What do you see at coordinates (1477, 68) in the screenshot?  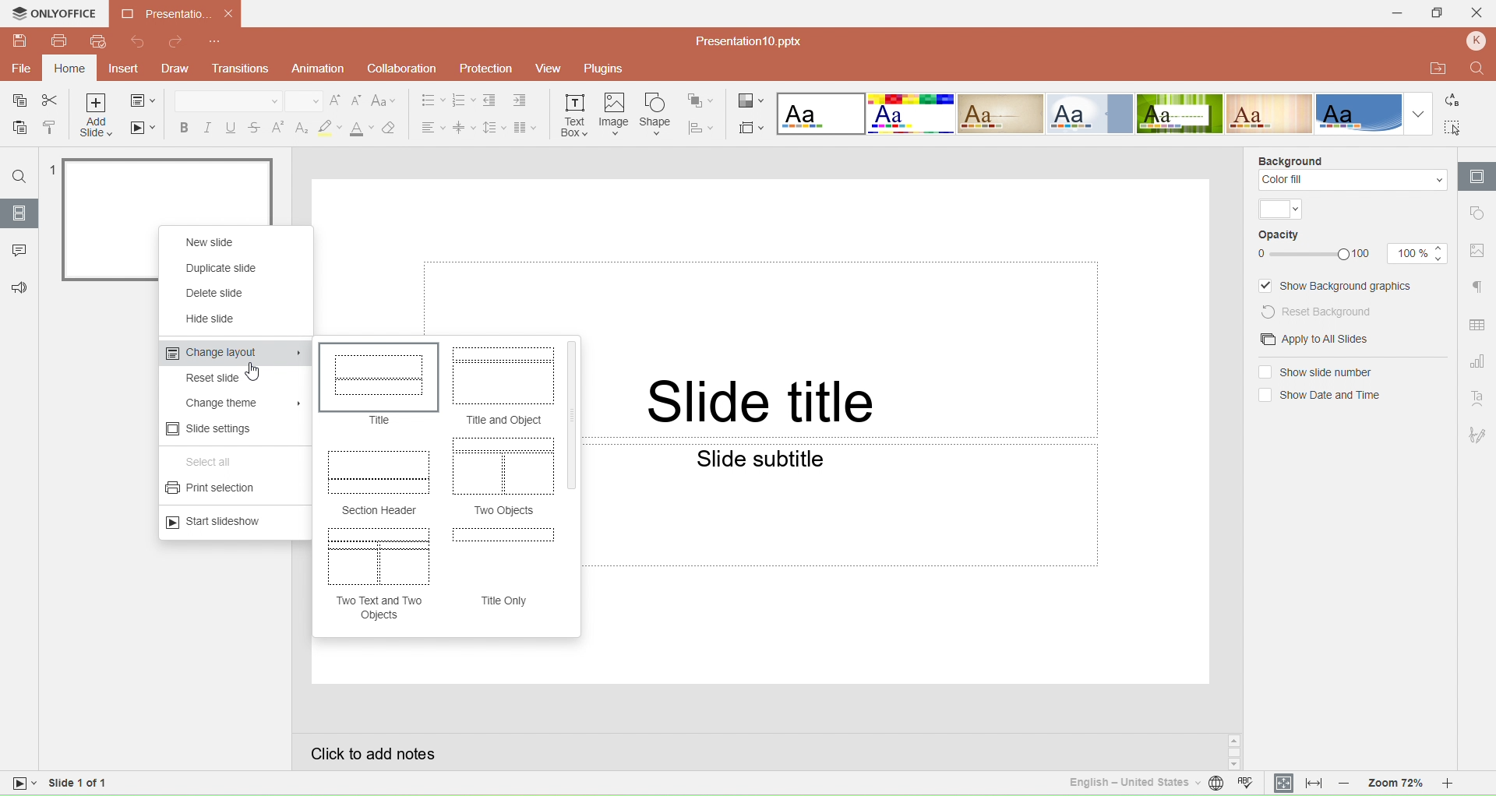 I see `Find` at bounding box center [1477, 68].